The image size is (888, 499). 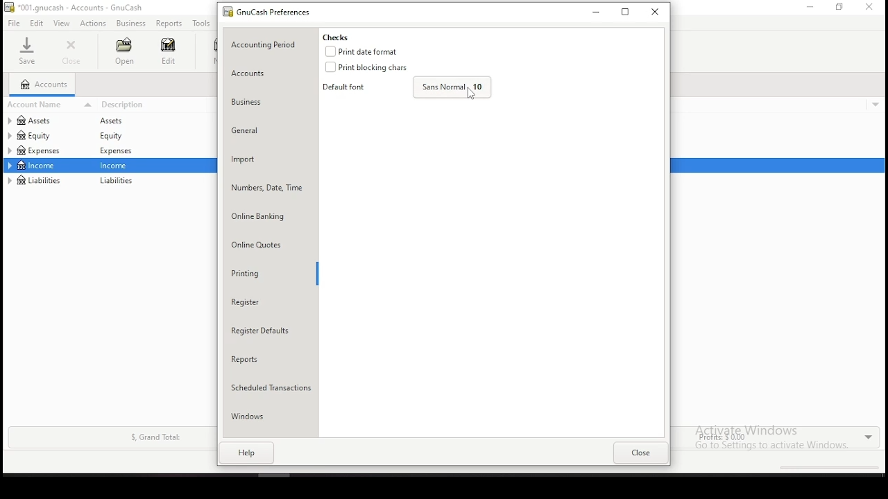 What do you see at coordinates (26, 51) in the screenshot?
I see `save` at bounding box center [26, 51].